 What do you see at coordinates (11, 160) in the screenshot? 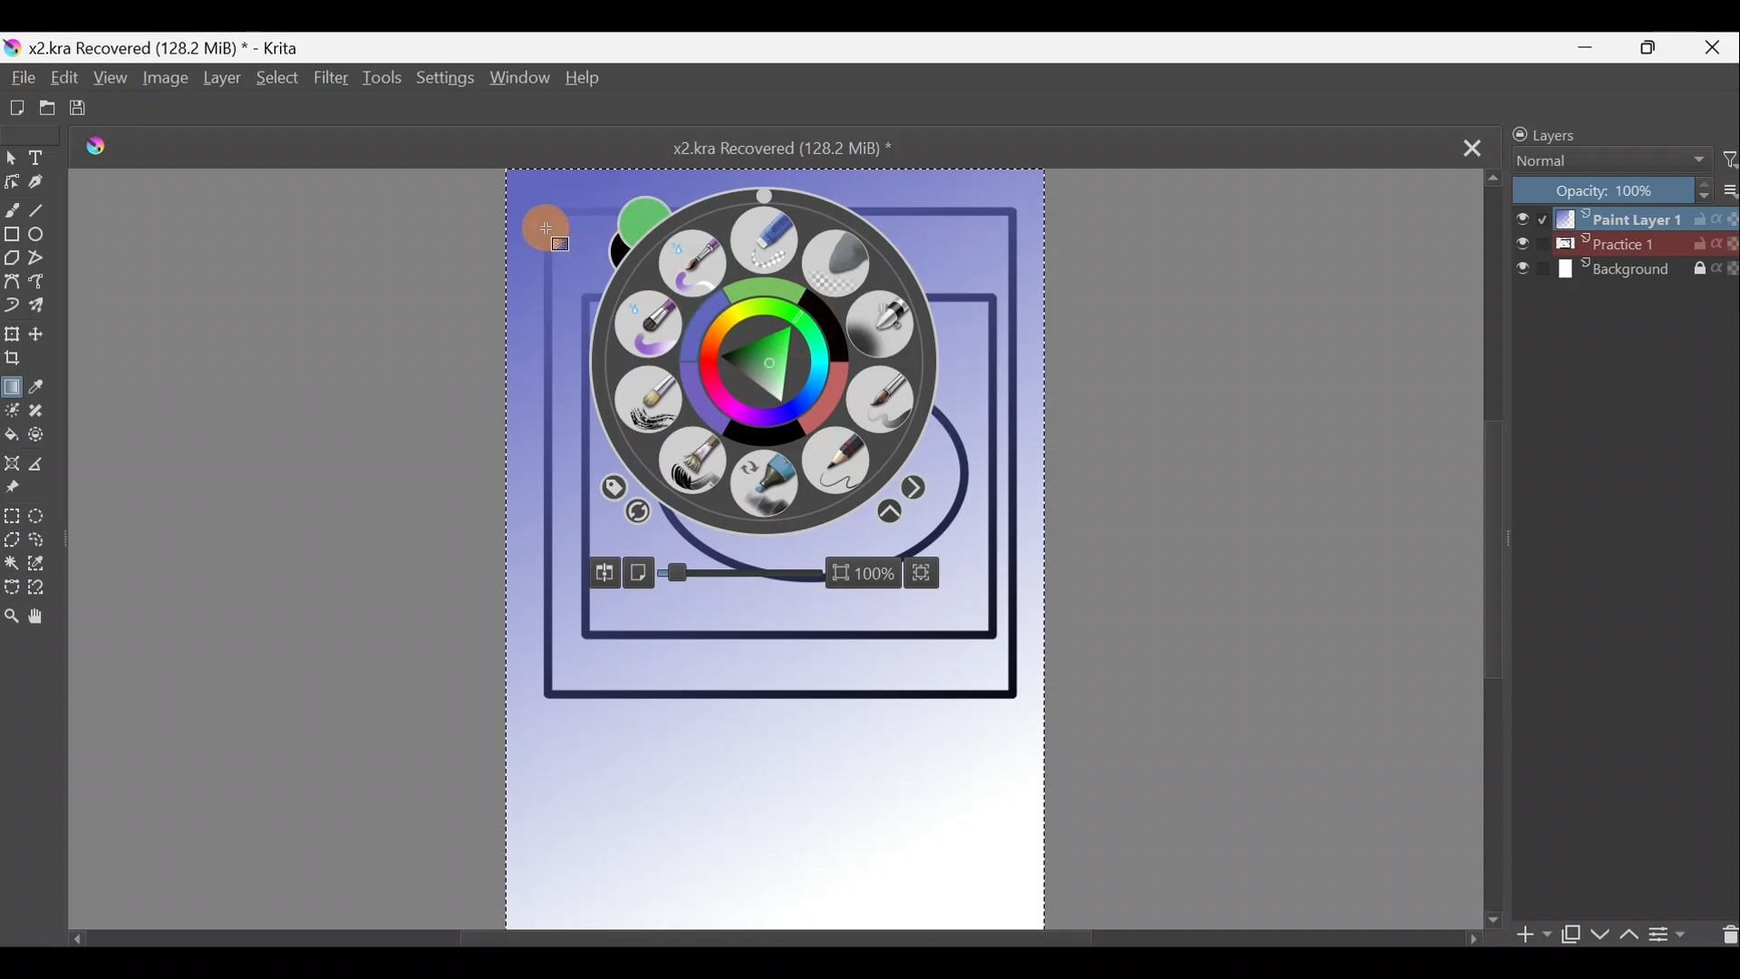
I see `Select shapes tool` at bounding box center [11, 160].